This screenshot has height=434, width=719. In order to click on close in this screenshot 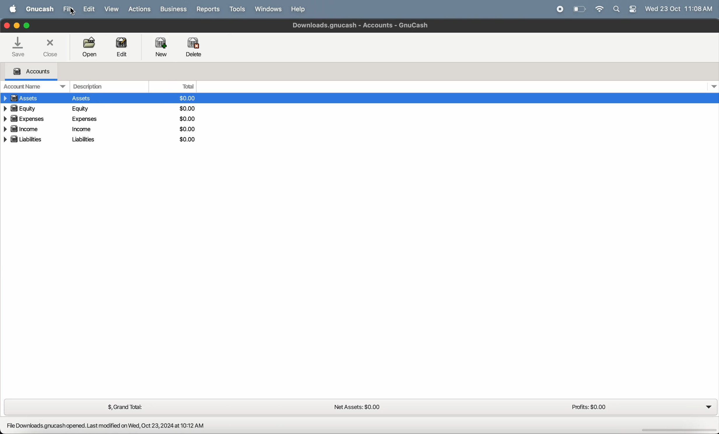, I will do `click(52, 48)`.